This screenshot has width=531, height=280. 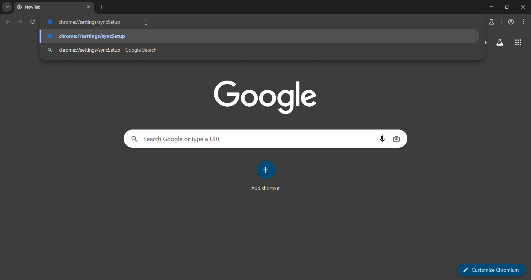 What do you see at coordinates (501, 42) in the screenshot?
I see `search labs` at bounding box center [501, 42].